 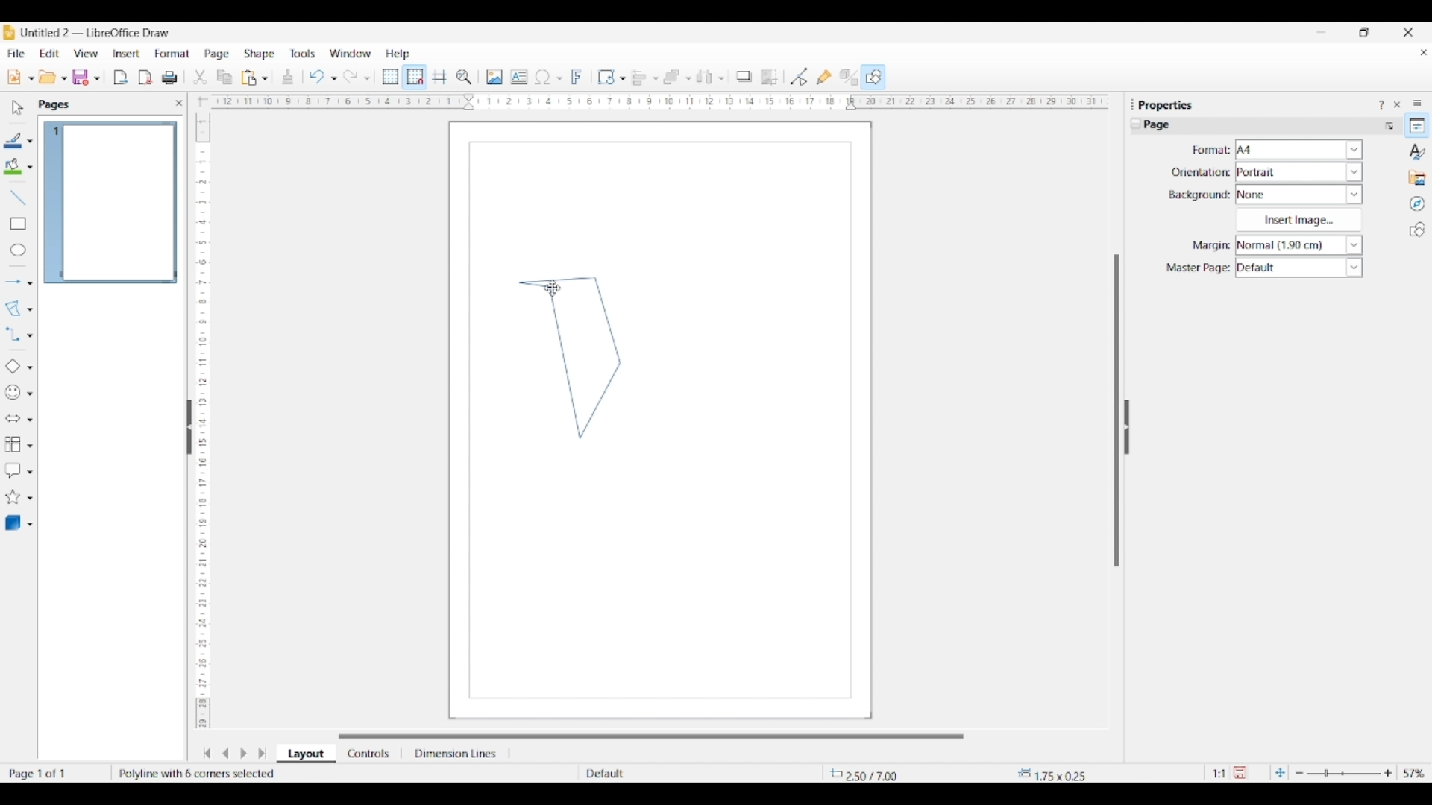 I want to click on Hide left sidebar, so click(x=189, y=427).